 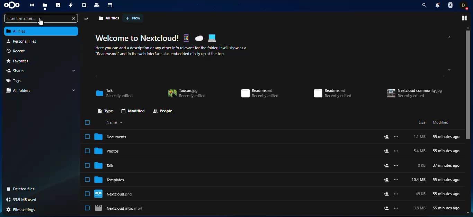 What do you see at coordinates (87, 194) in the screenshot?
I see `Click to select` at bounding box center [87, 194].